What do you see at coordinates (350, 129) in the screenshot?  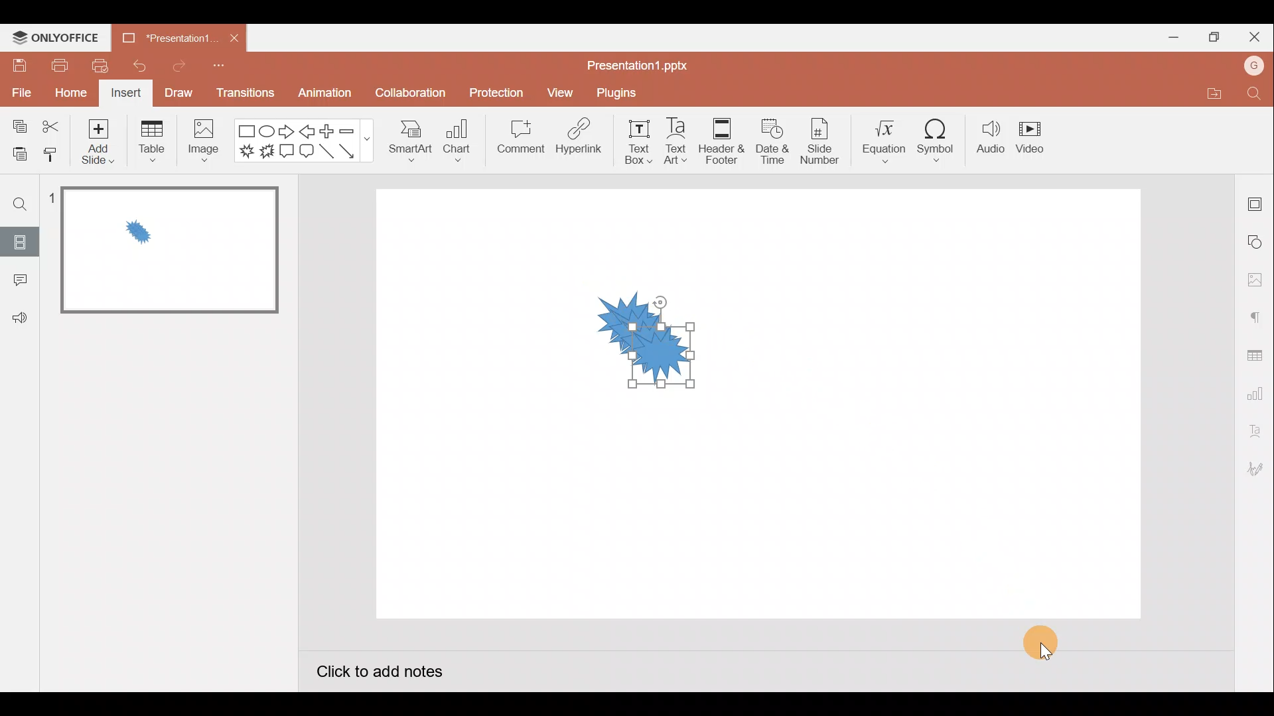 I see `Minus` at bounding box center [350, 129].